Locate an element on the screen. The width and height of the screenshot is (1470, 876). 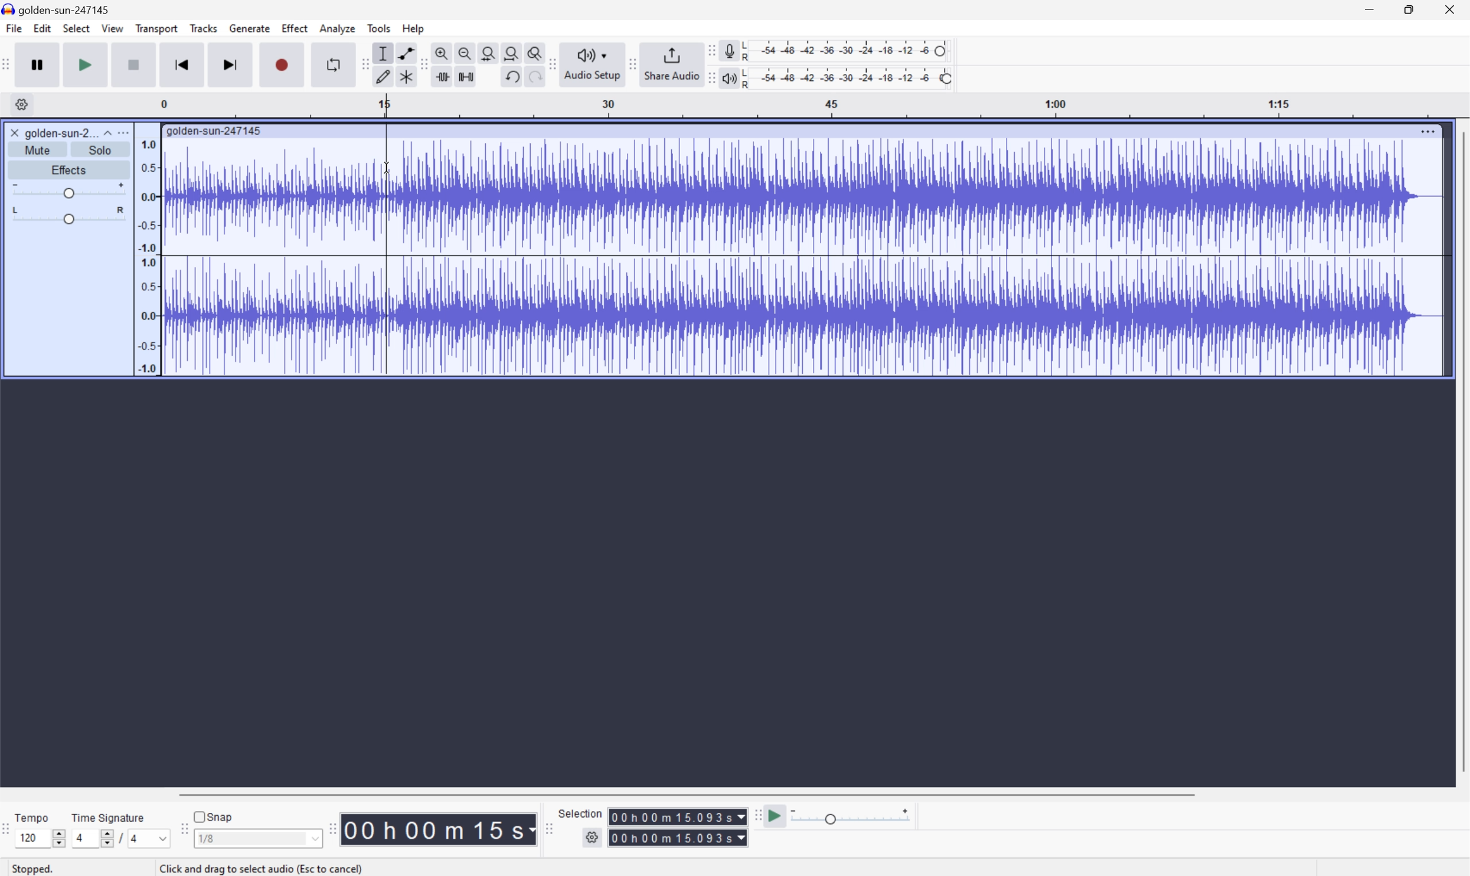
More is located at coordinates (126, 132).